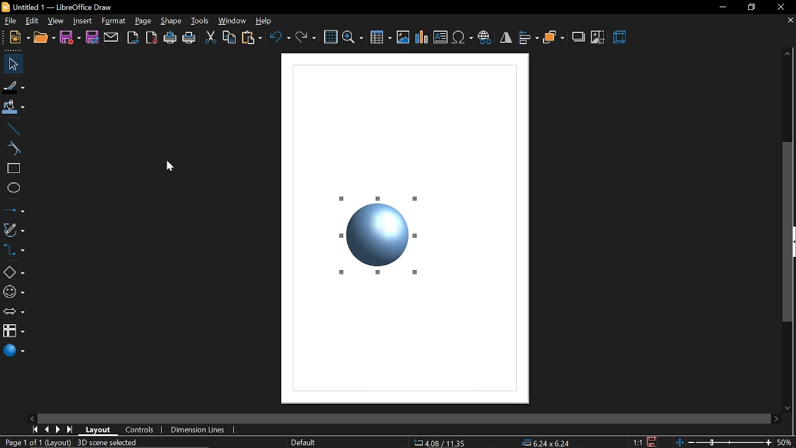 This screenshot has width=796, height=448. What do you see at coordinates (307, 442) in the screenshot?
I see `page style` at bounding box center [307, 442].